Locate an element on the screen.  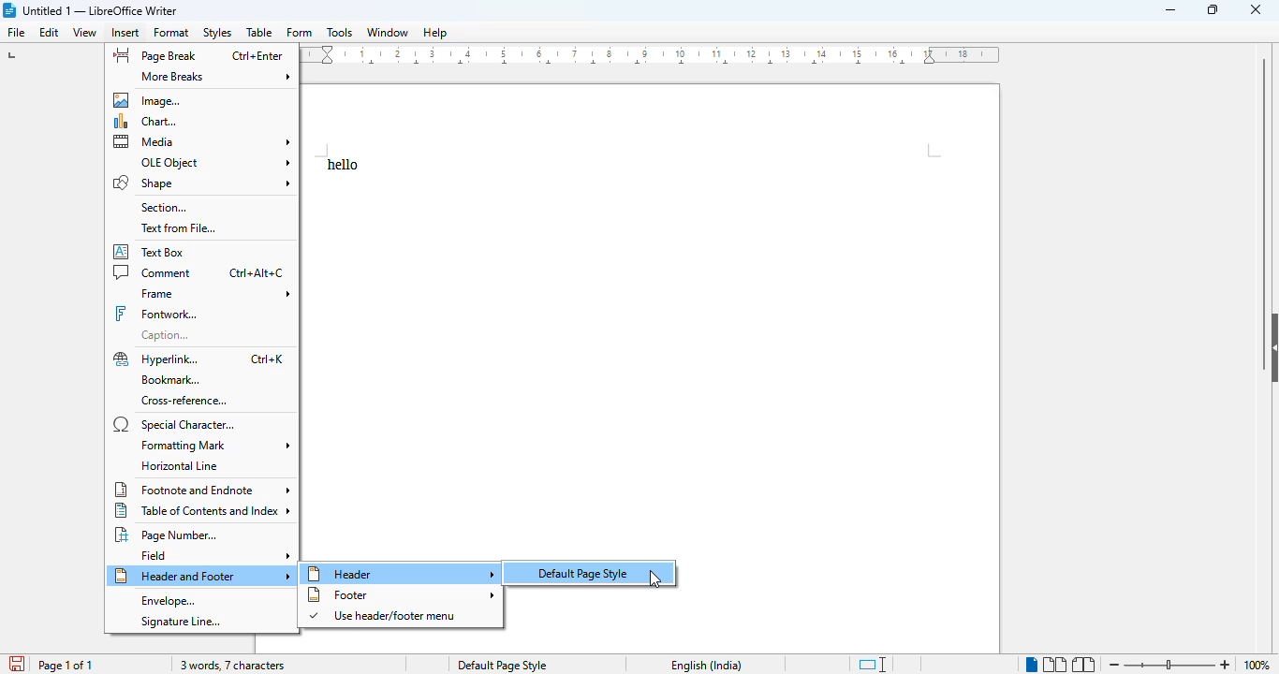
frame is located at coordinates (214, 294).